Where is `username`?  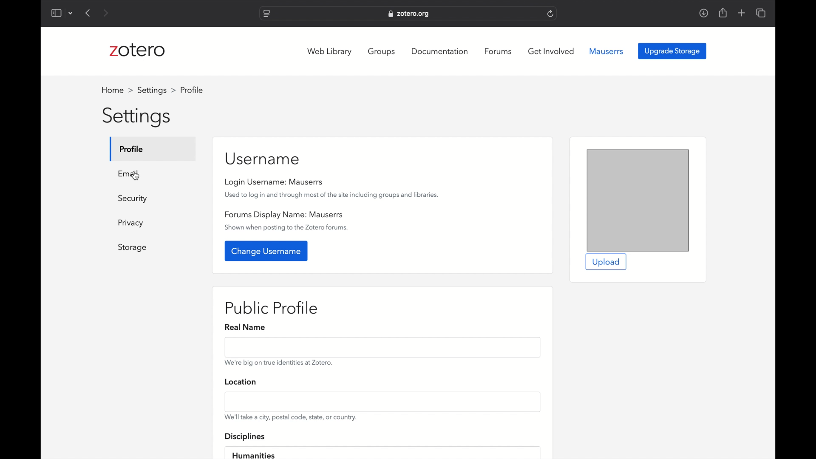
username is located at coordinates (263, 159).